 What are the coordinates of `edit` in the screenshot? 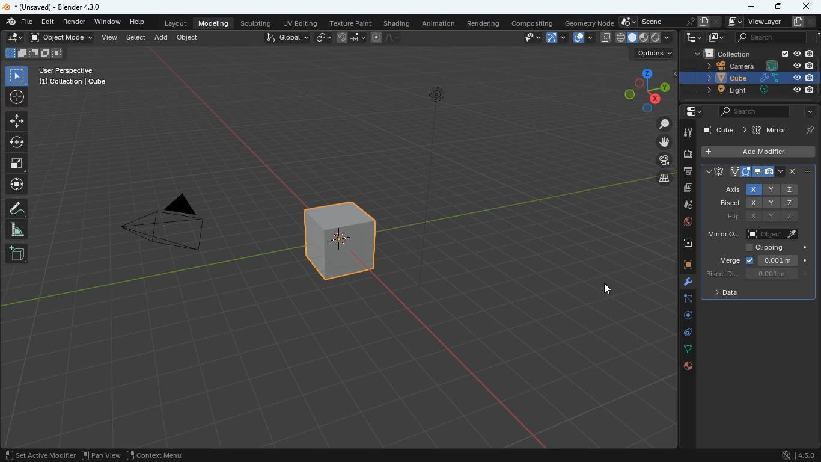 It's located at (13, 38).